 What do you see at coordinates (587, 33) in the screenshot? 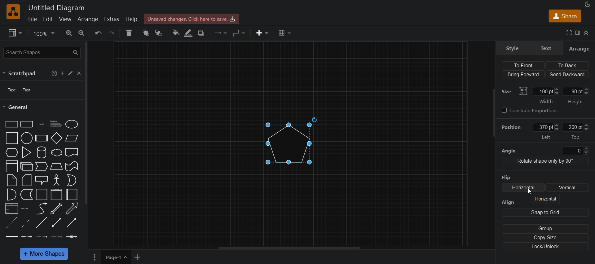
I see `collapse/expand` at bounding box center [587, 33].